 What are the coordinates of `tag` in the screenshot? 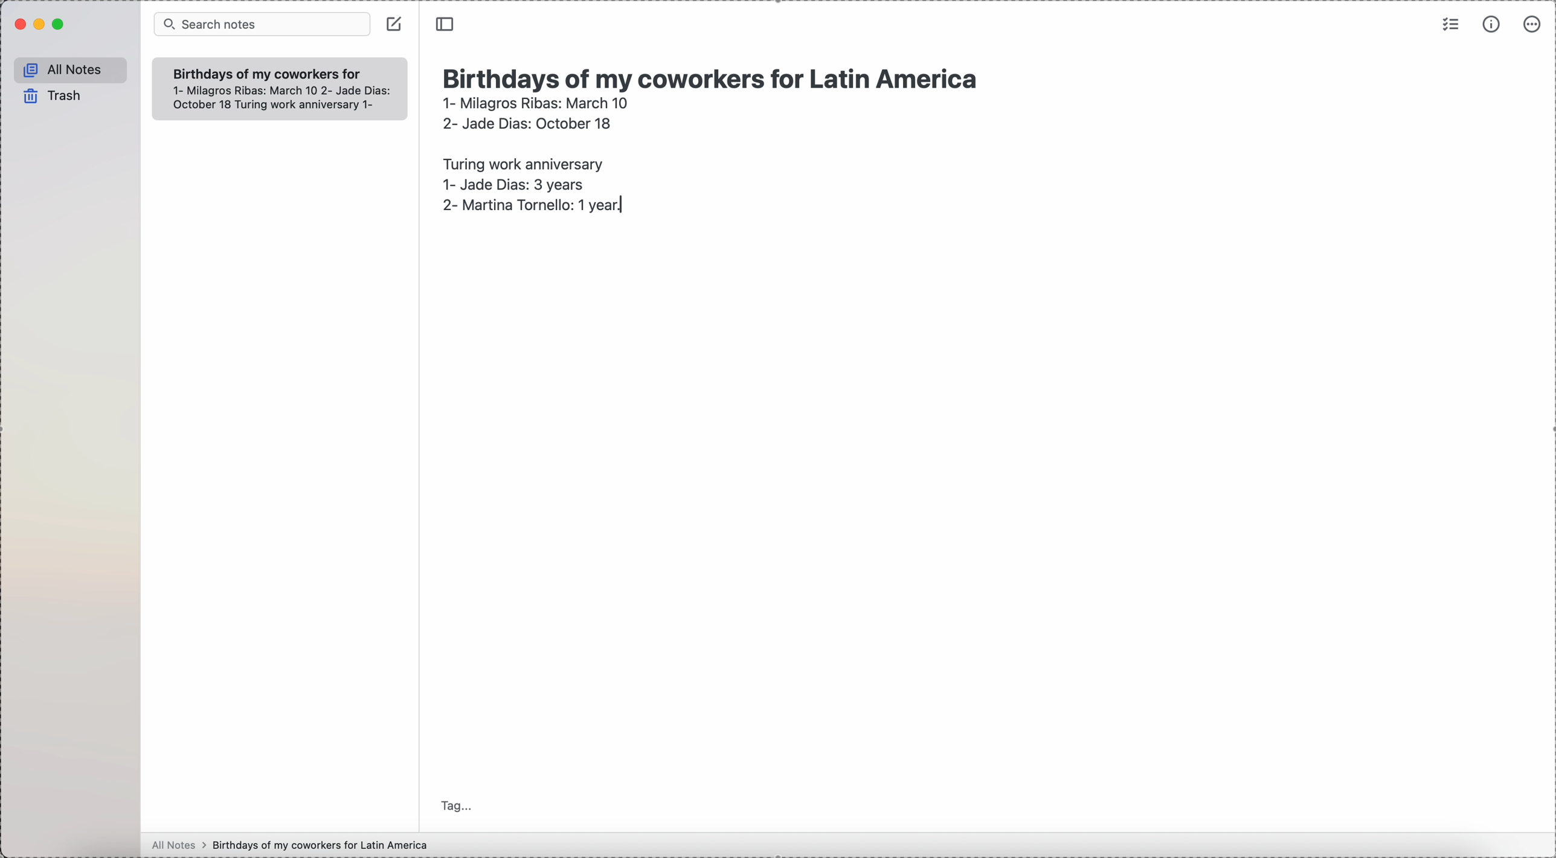 It's located at (457, 805).